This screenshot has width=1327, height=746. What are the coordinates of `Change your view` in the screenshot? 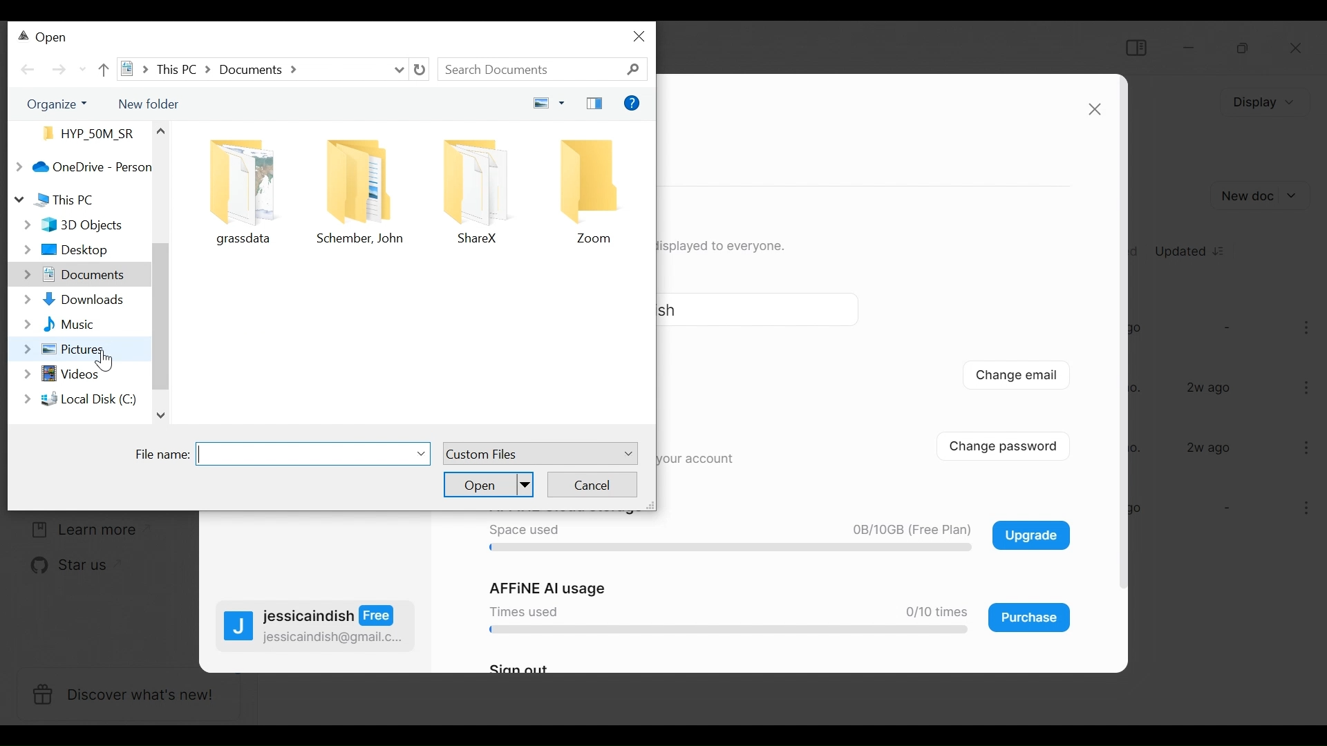 It's located at (545, 104).